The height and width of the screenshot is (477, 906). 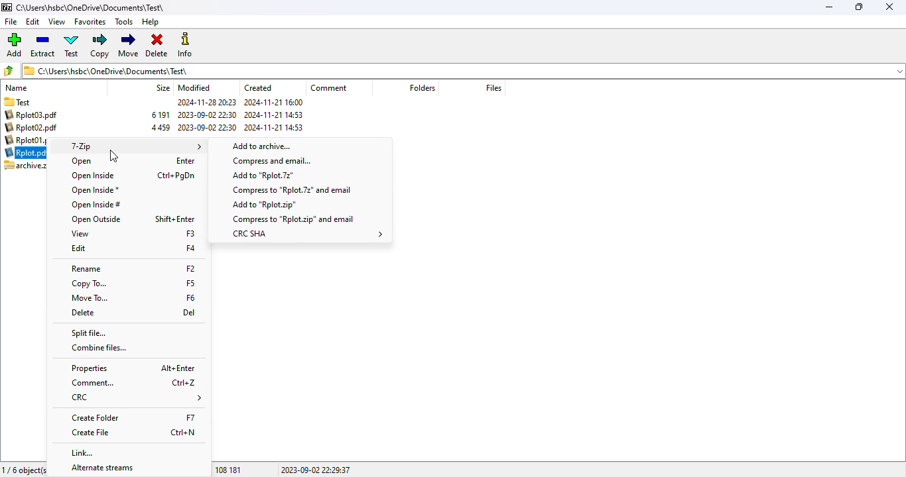 I want to click on modified date and time, so click(x=207, y=115).